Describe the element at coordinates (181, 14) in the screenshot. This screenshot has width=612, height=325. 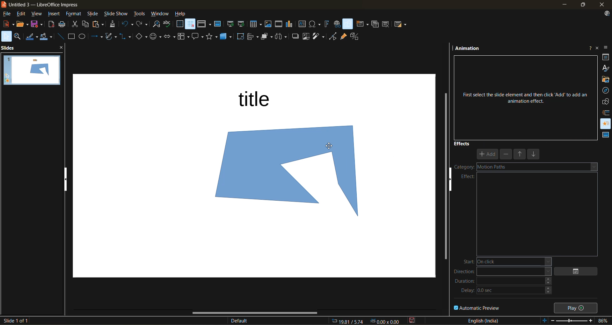
I see `help` at that location.